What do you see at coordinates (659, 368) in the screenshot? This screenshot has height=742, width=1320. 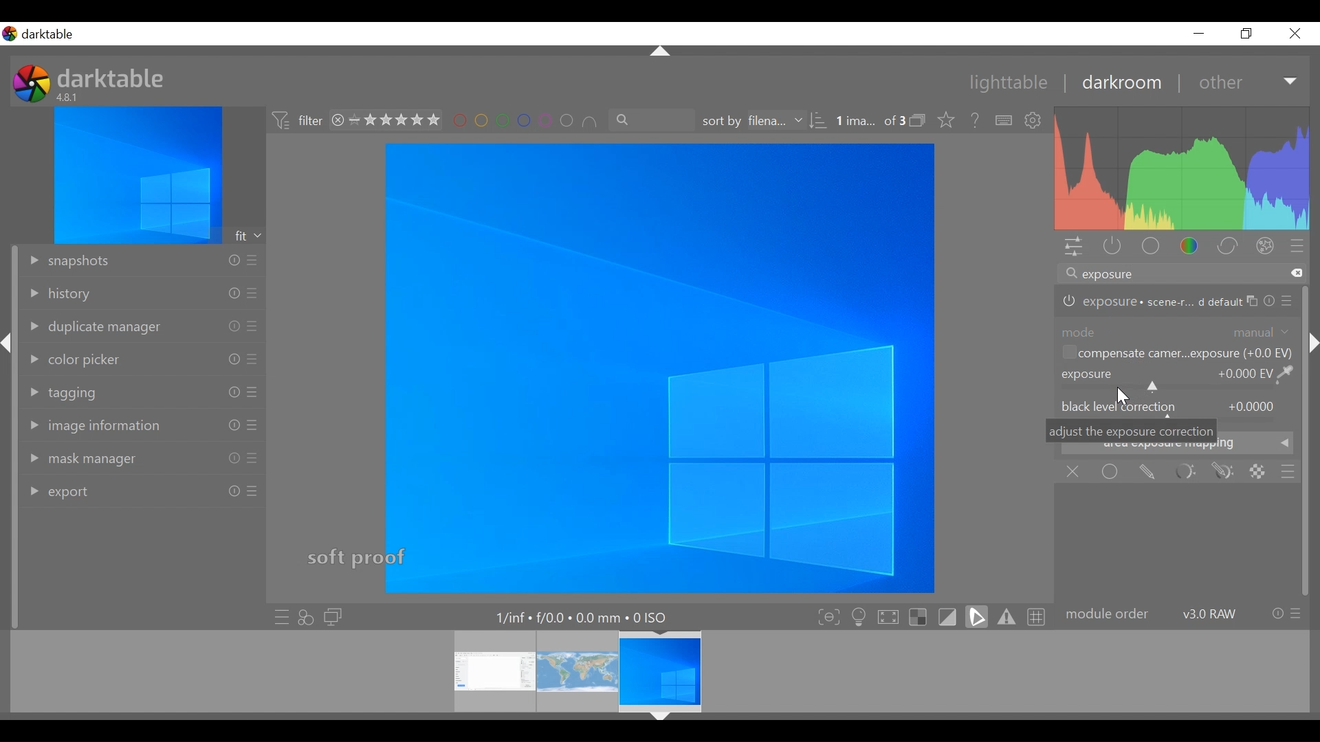 I see `image` at bounding box center [659, 368].